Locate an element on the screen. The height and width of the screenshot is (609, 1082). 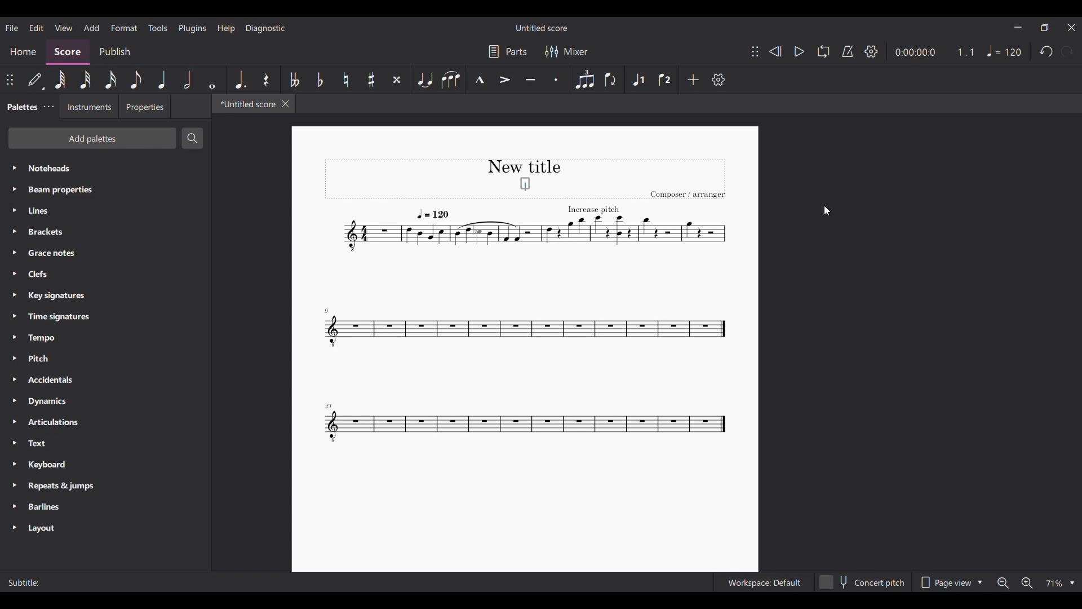
Typing in subtitle is located at coordinates (525, 184).